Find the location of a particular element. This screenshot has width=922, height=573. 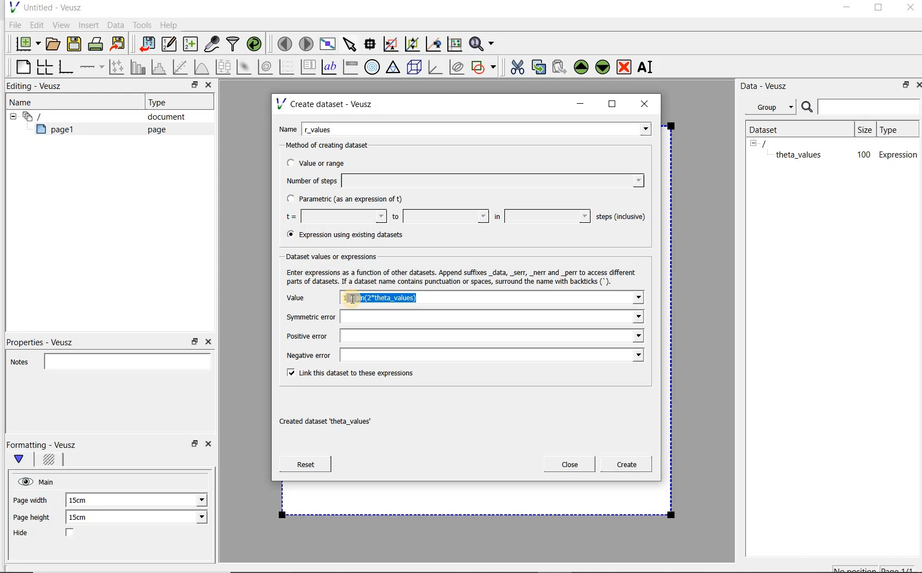

plot a 2d dataset as contours is located at coordinates (266, 67).